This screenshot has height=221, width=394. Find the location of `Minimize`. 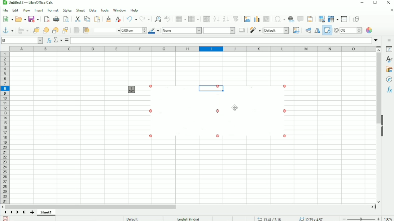

Minimize is located at coordinates (361, 2).